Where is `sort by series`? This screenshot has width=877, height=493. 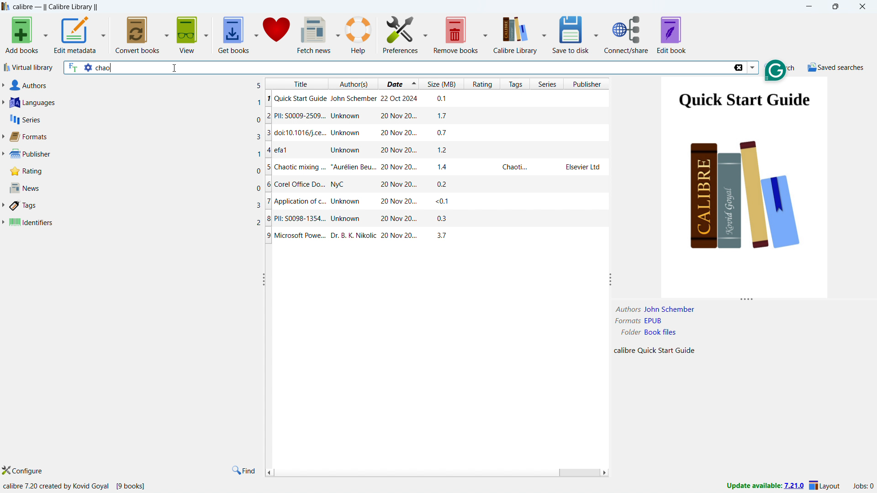
sort by series is located at coordinates (548, 84).